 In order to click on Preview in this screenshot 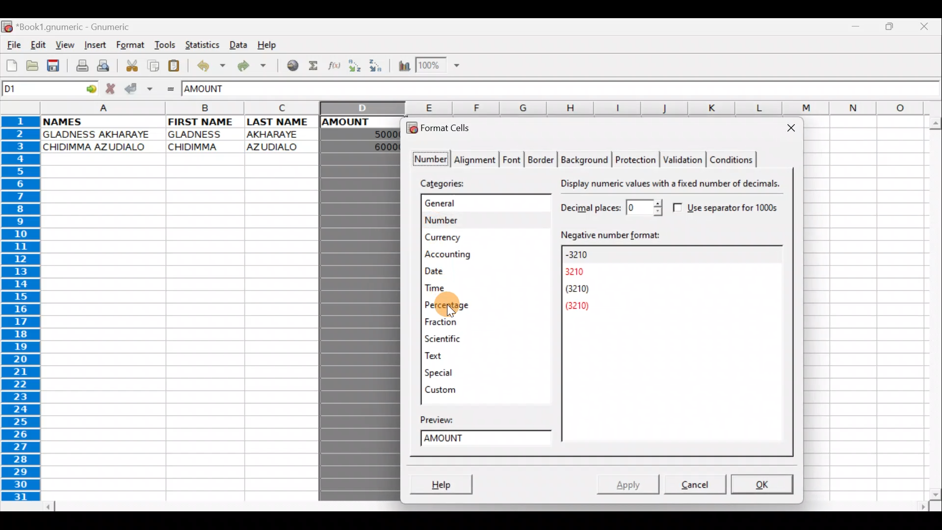, I will do `click(448, 418)`.